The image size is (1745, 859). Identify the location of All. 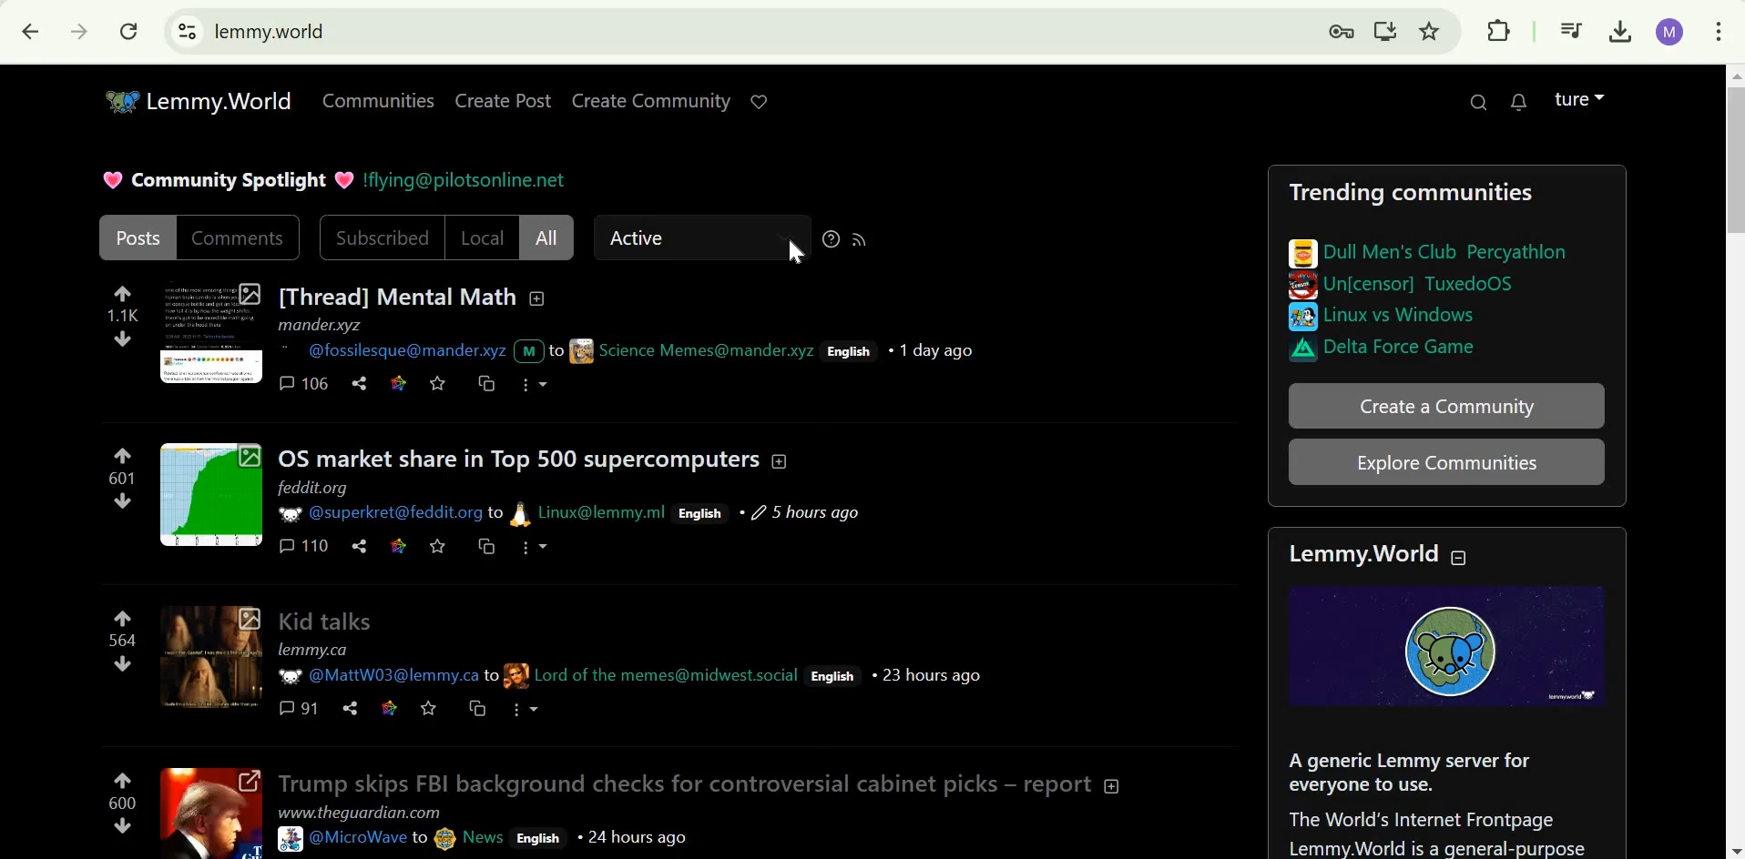
(546, 237).